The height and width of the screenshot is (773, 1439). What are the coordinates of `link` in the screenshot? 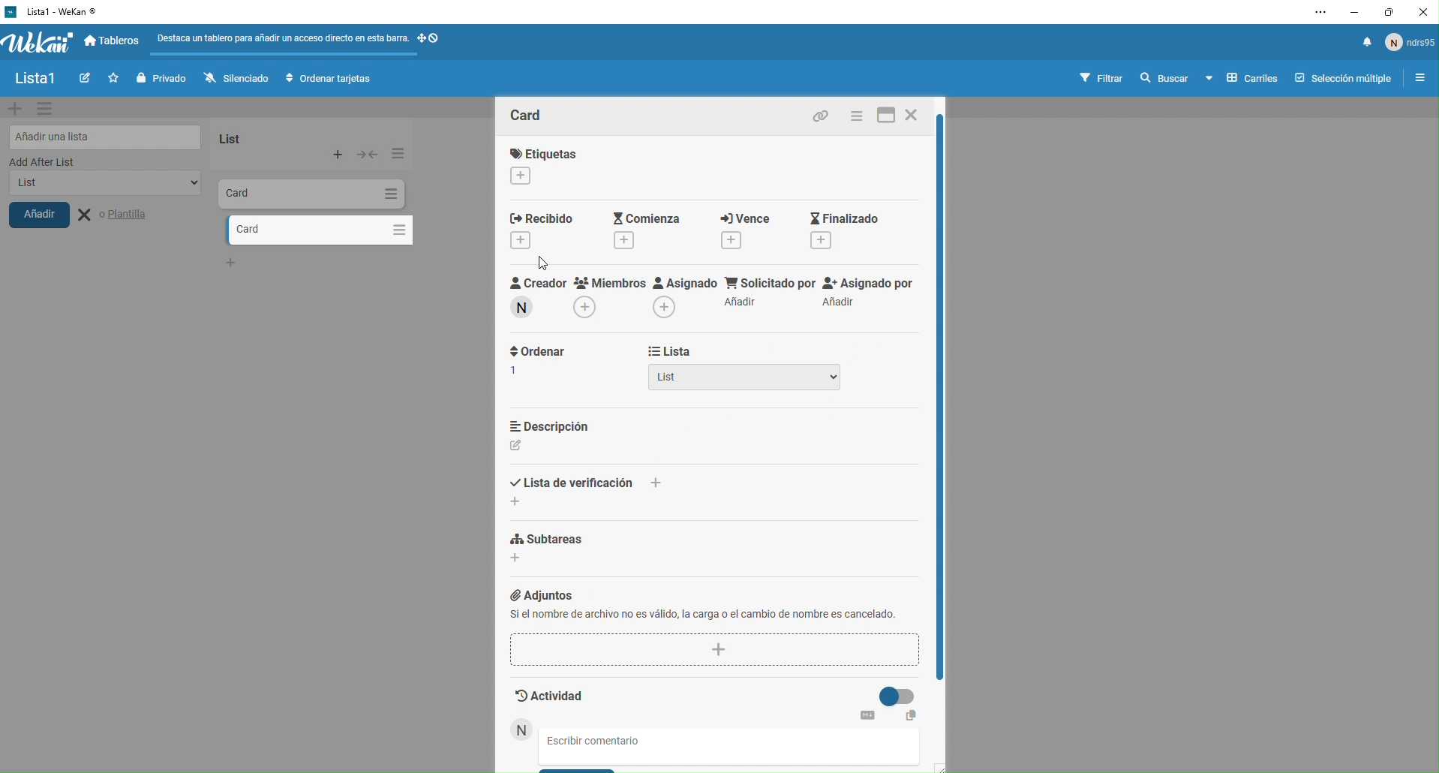 It's located at (825, 116).